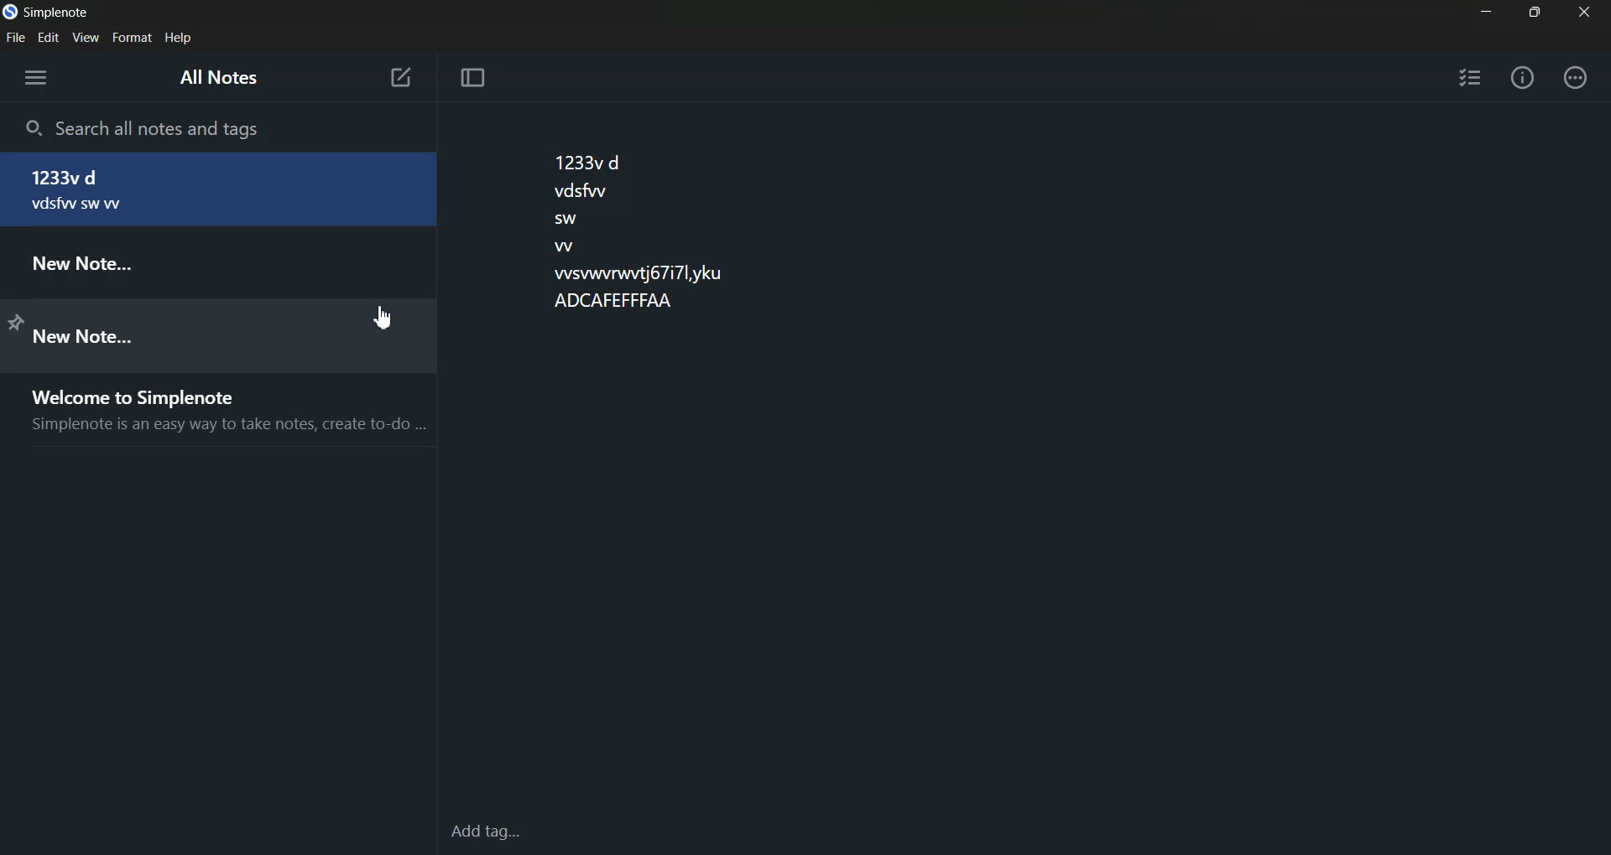 The height and width of the screenshot is (855, 1611). Describe the element at coordinates (207, 333) in the screenshot. I see `Note File` at that location.